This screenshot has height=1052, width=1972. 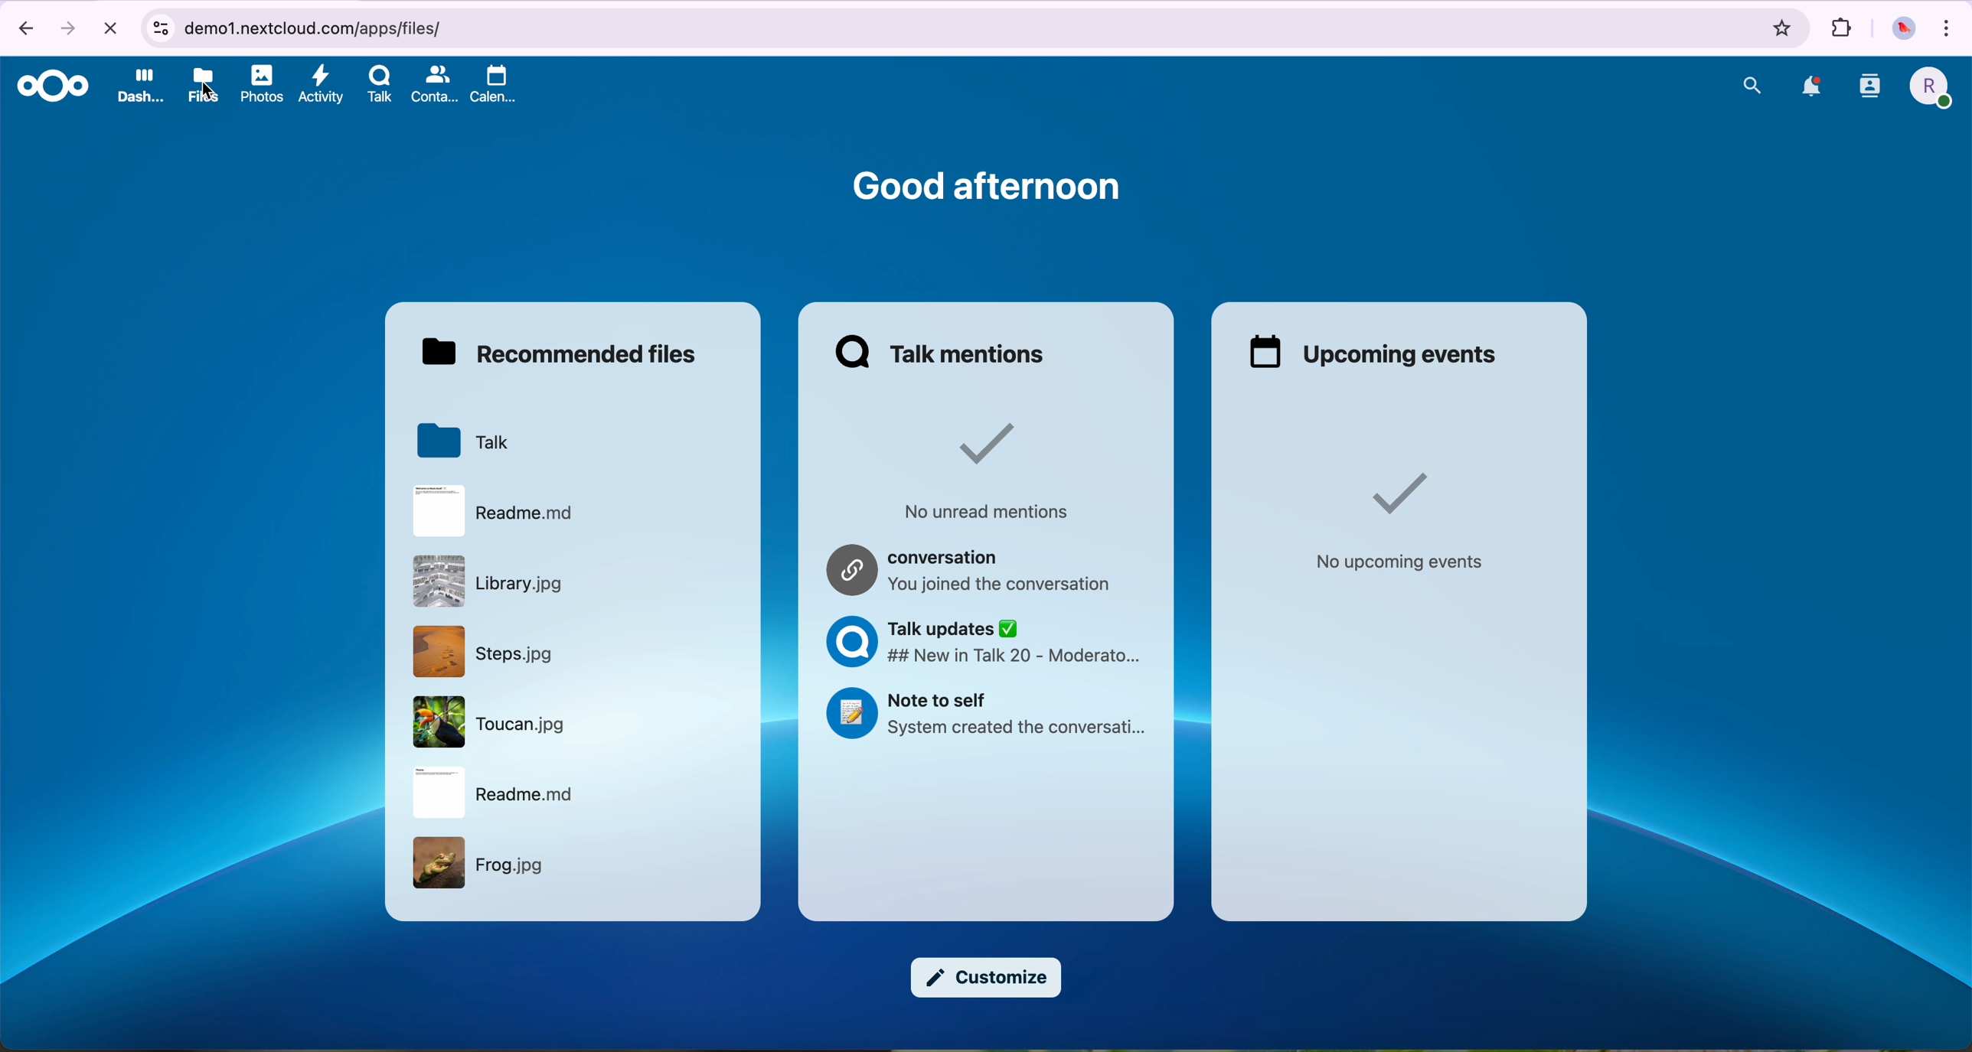 What do you see at coordinates (1808, 86) in the screenshot?
I see `notifications` at bounding box center [1808, 86].